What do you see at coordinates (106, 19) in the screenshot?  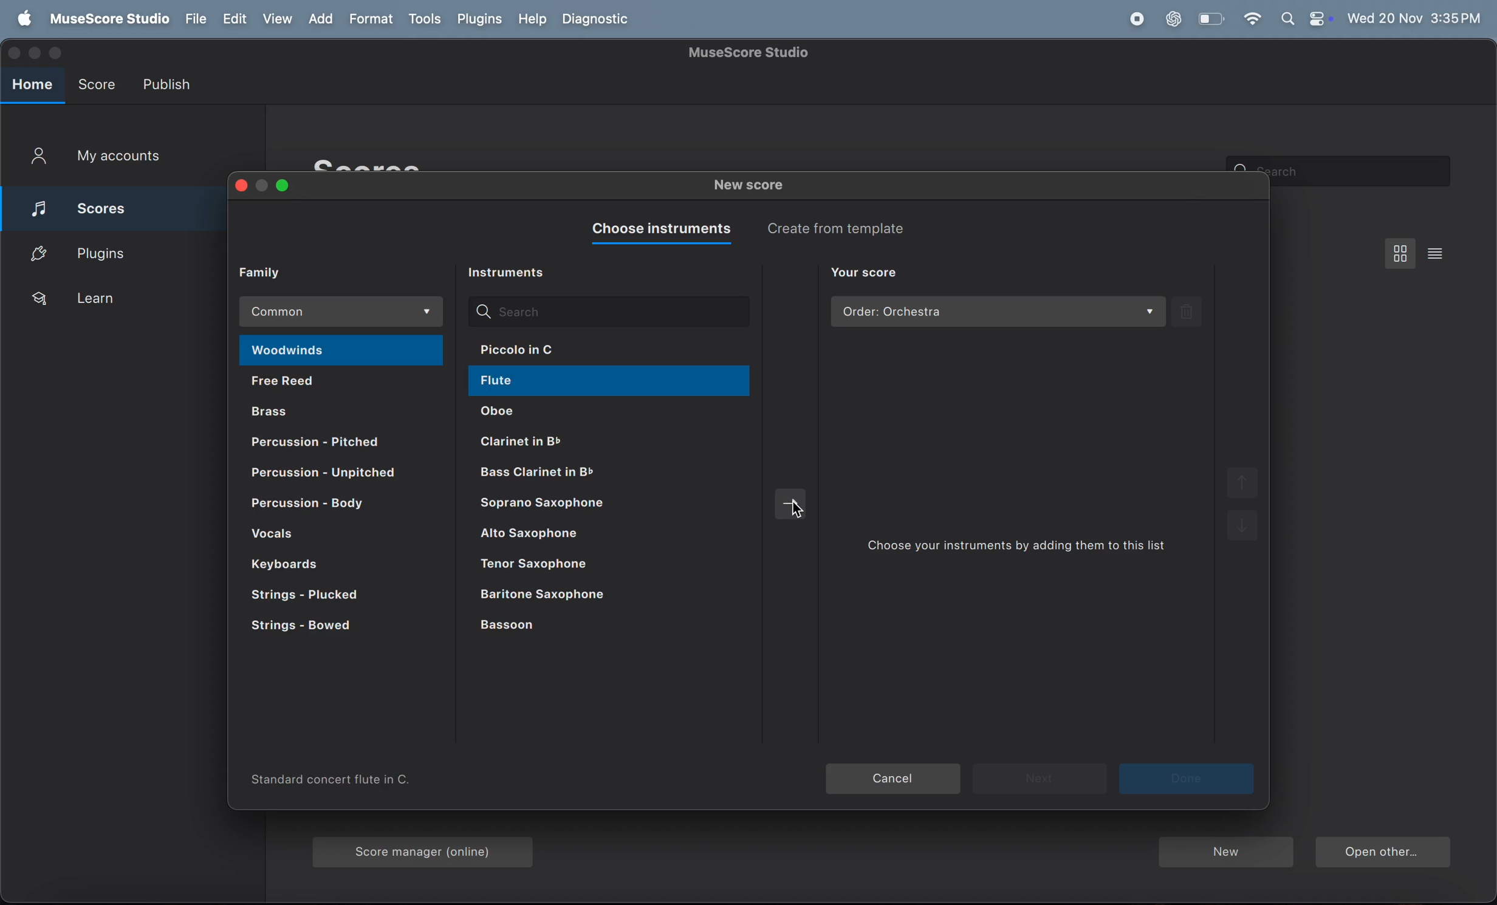 I see `use score studi0 menu` at bounding box center [106, 19].